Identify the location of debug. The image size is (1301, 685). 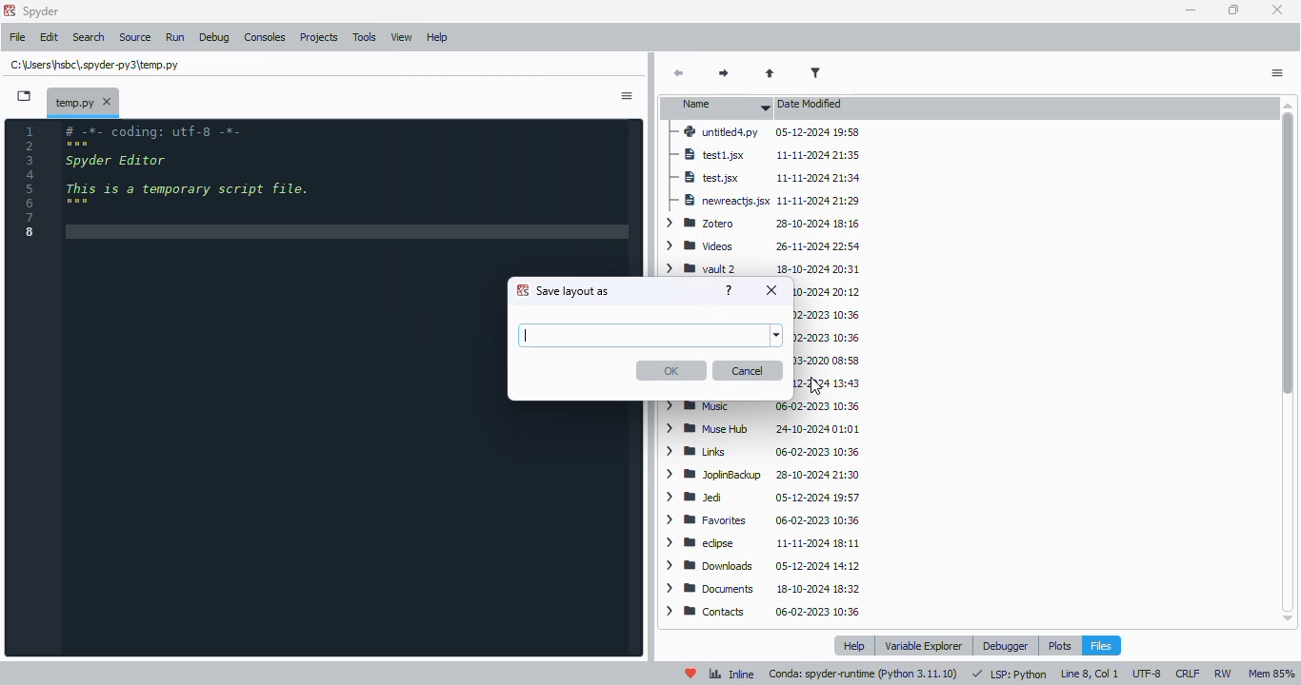
(215, 38).